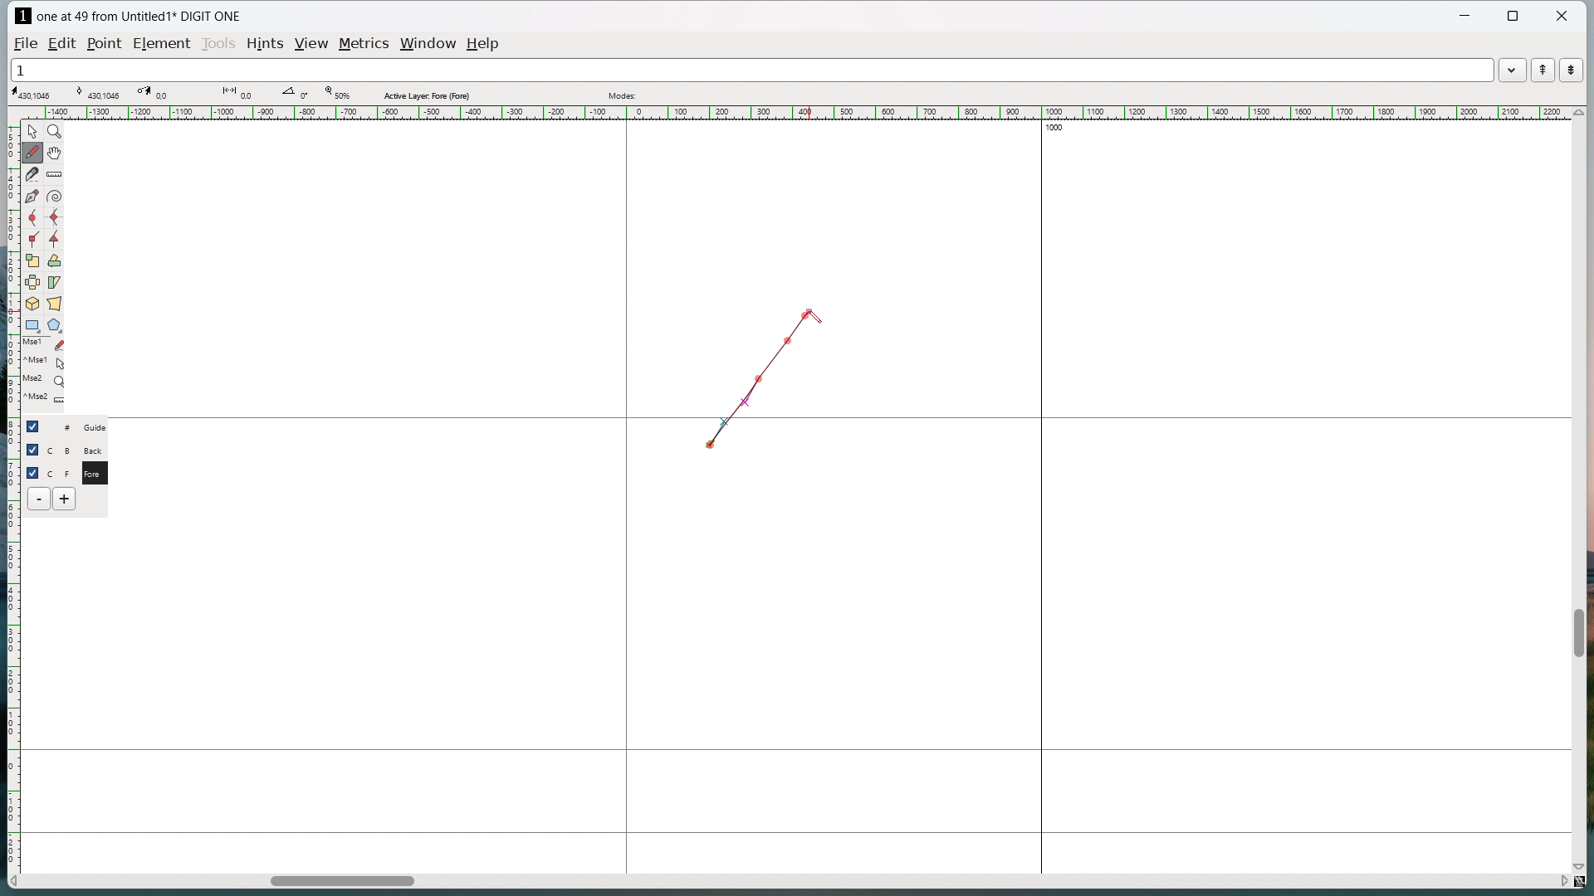  Describe the element at coordinates (484, 44) in the screenshot. I see `help` at that location.